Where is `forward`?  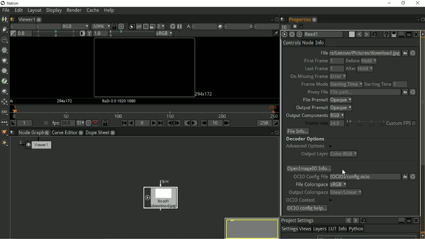
forward is located at coordinates (356, 221).